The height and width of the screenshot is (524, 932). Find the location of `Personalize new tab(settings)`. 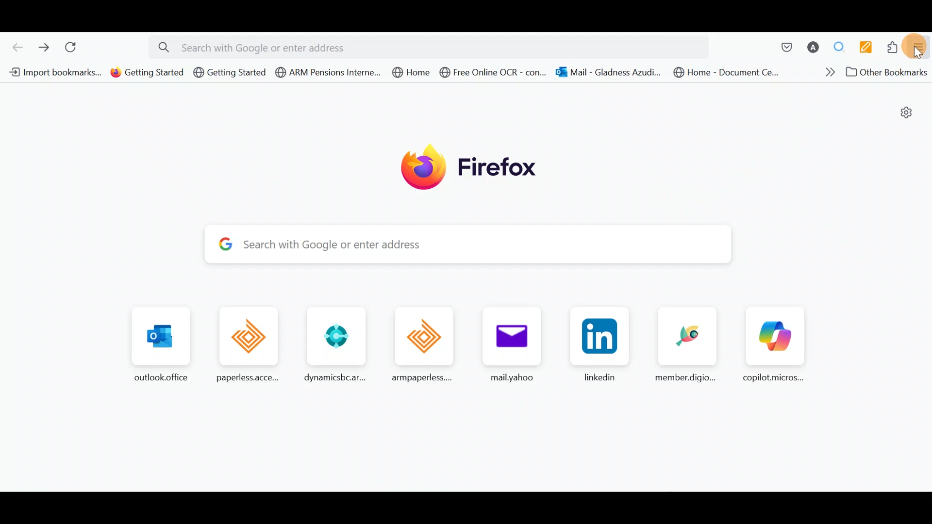

Personalize new tab(settings) is located at coordinates (905, 112).